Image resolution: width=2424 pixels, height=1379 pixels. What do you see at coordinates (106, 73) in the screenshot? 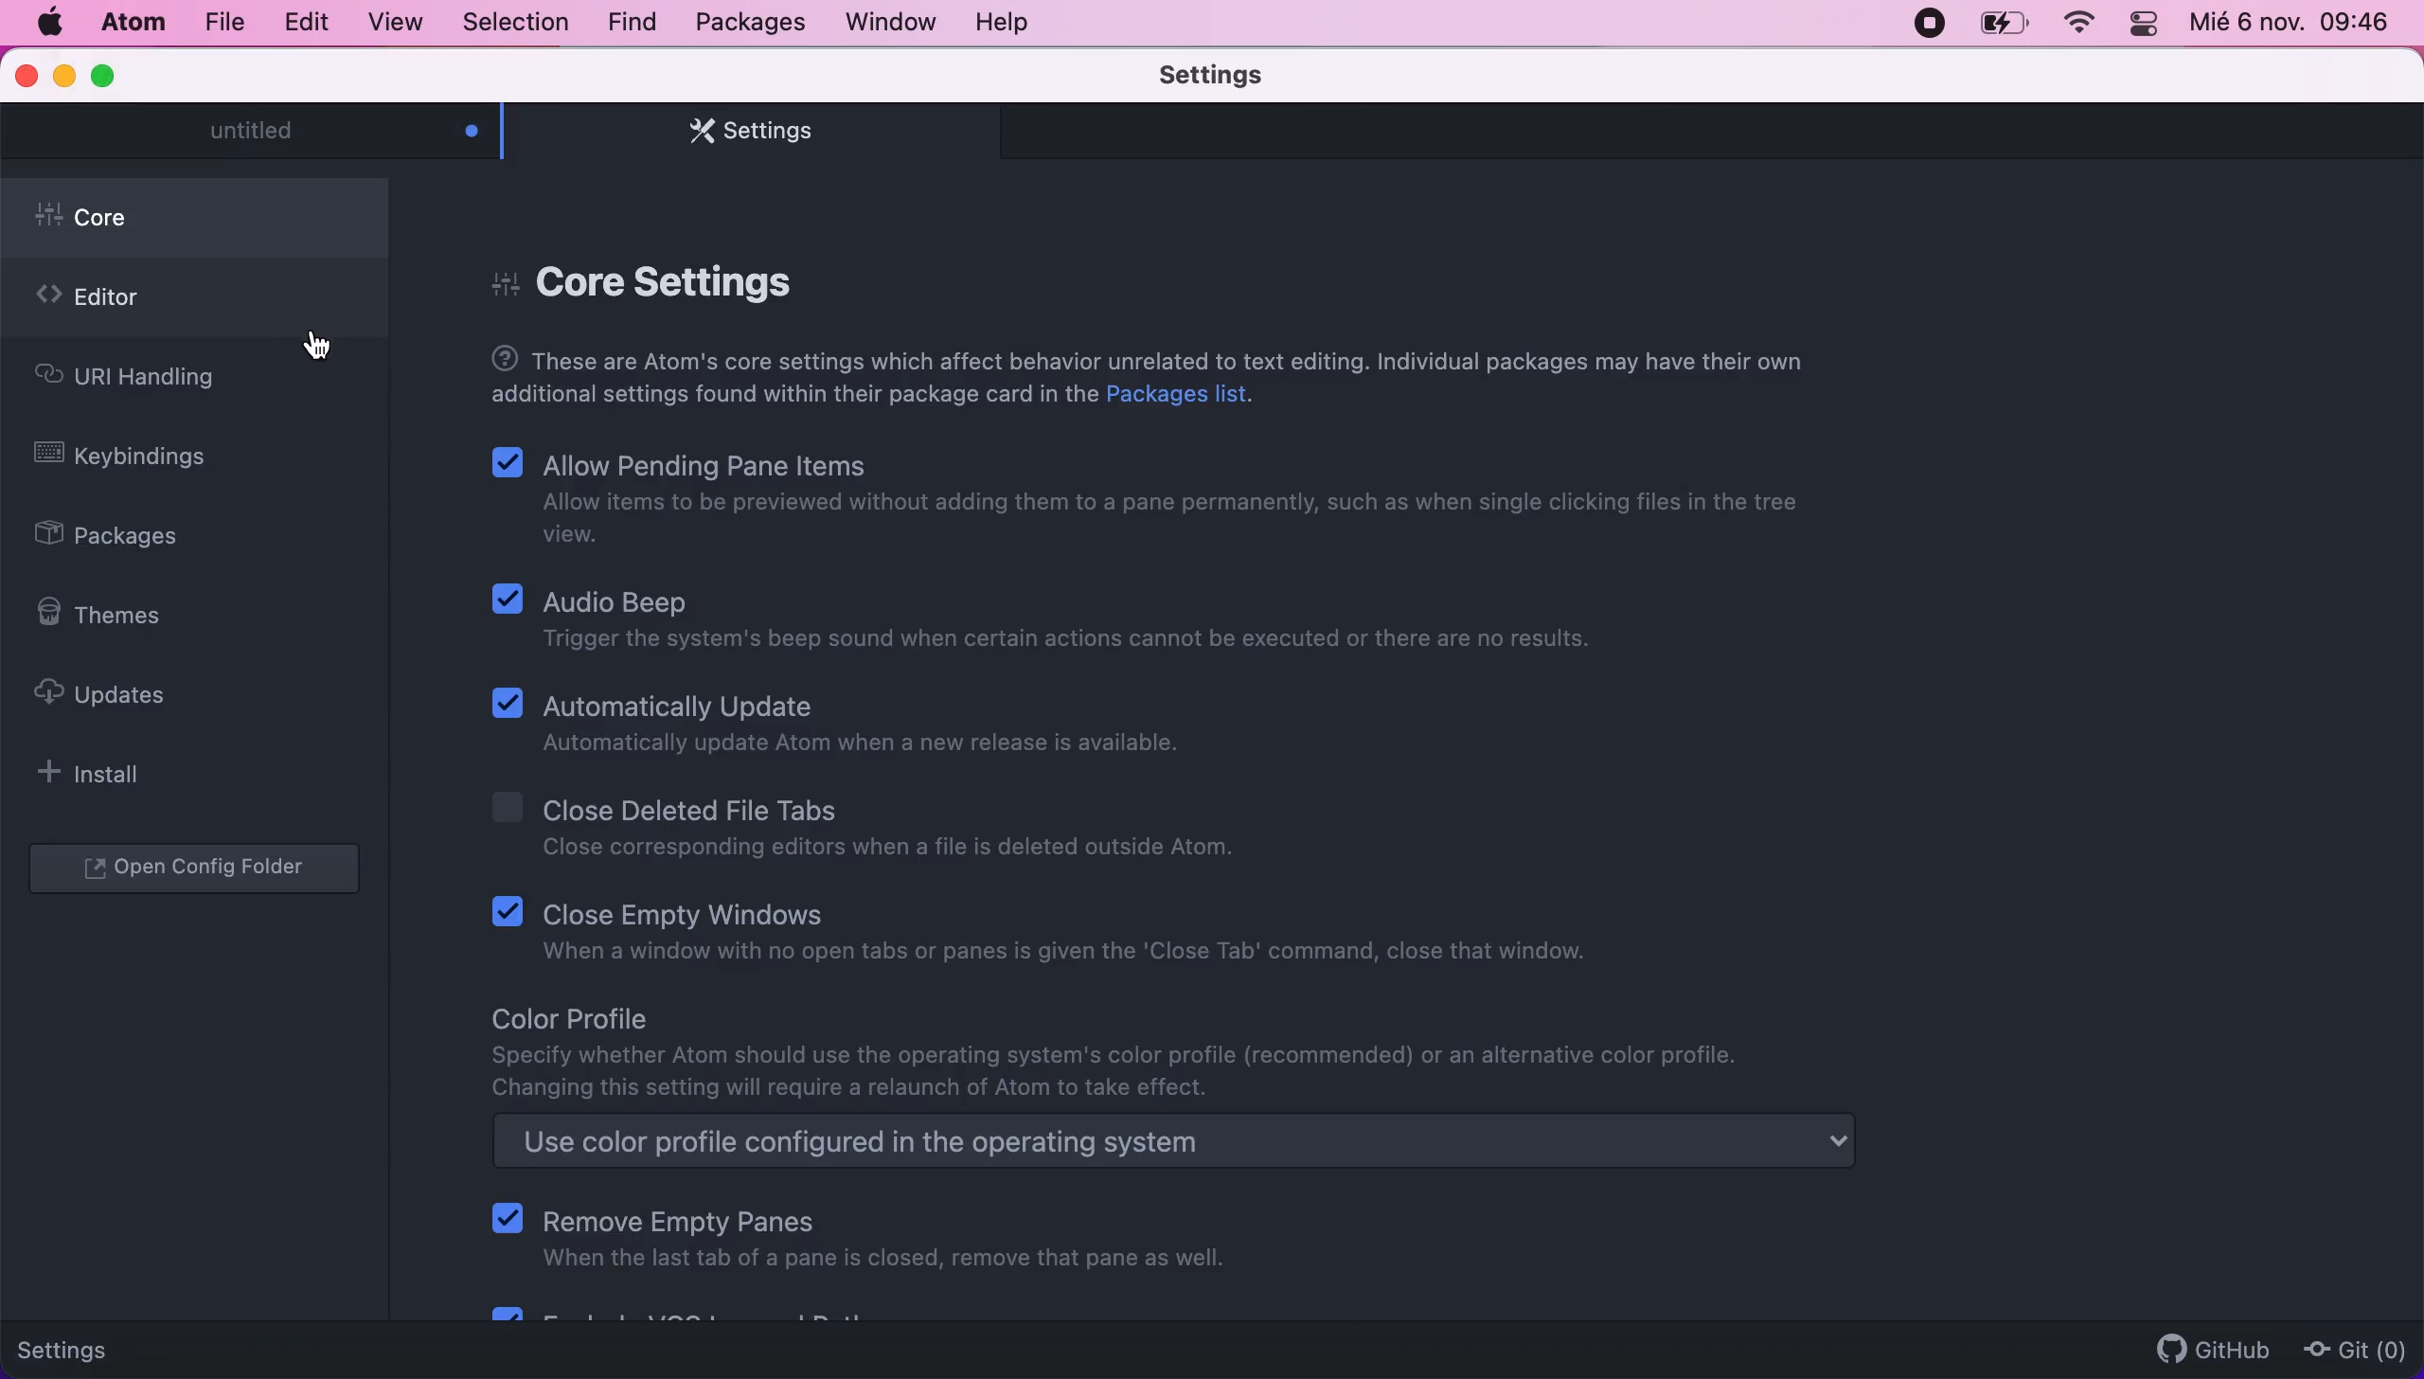
I see `maximize` at bounding box center [106, 73].